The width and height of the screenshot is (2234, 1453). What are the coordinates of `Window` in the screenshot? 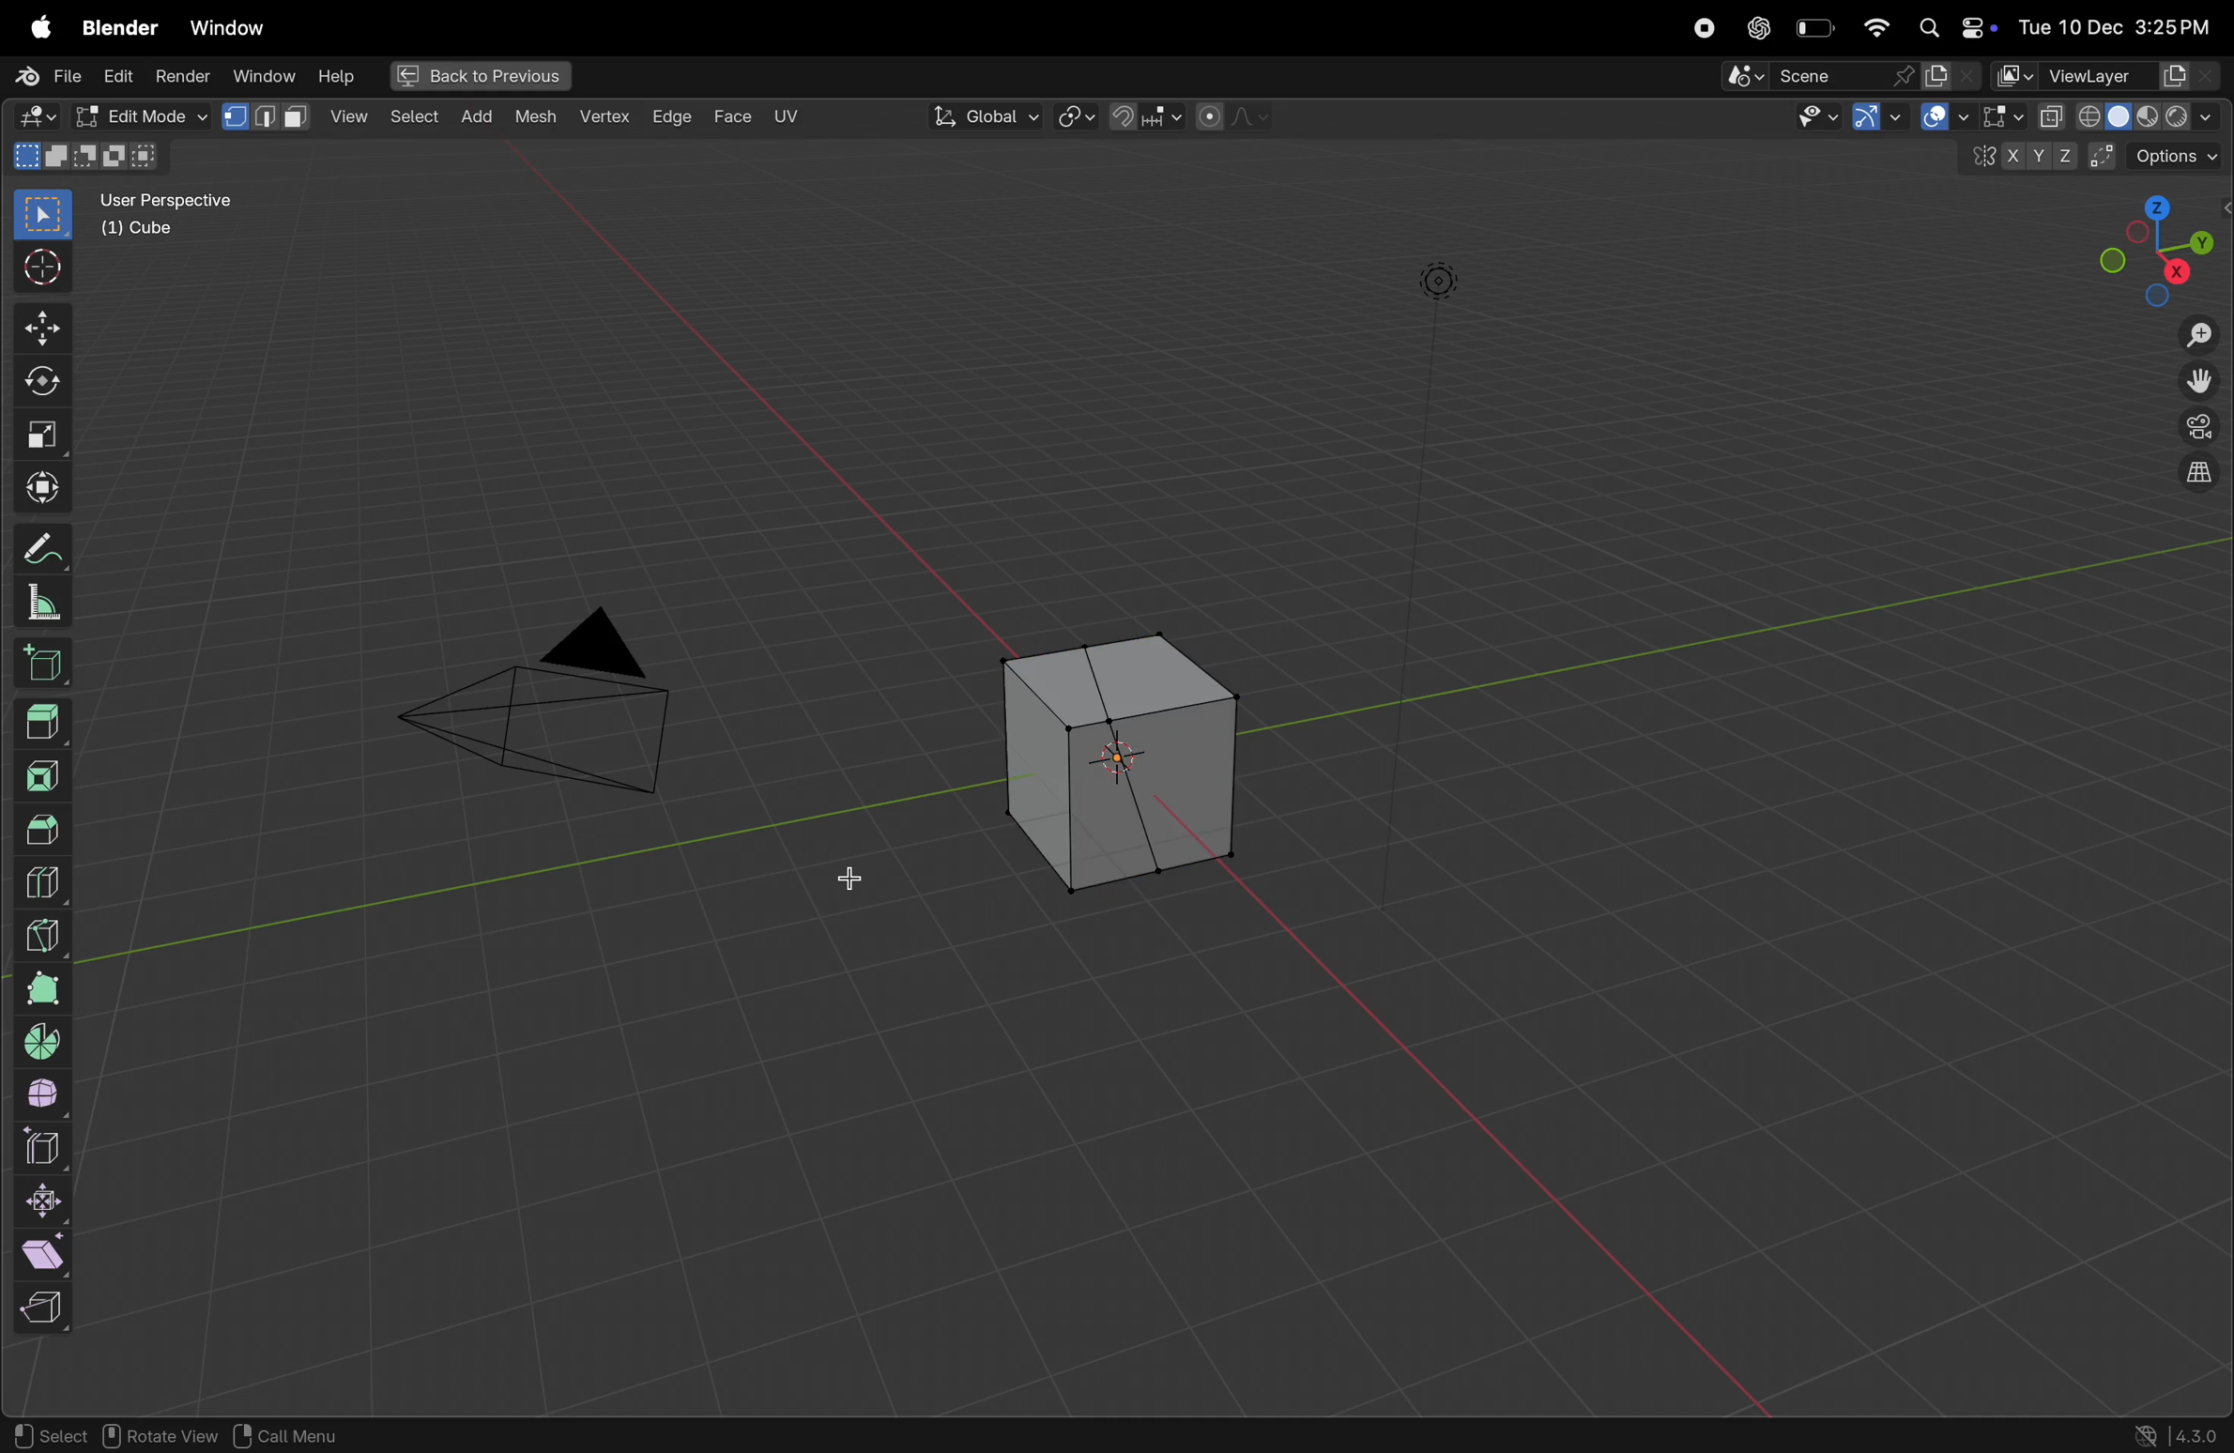 It's located at (226, 28).